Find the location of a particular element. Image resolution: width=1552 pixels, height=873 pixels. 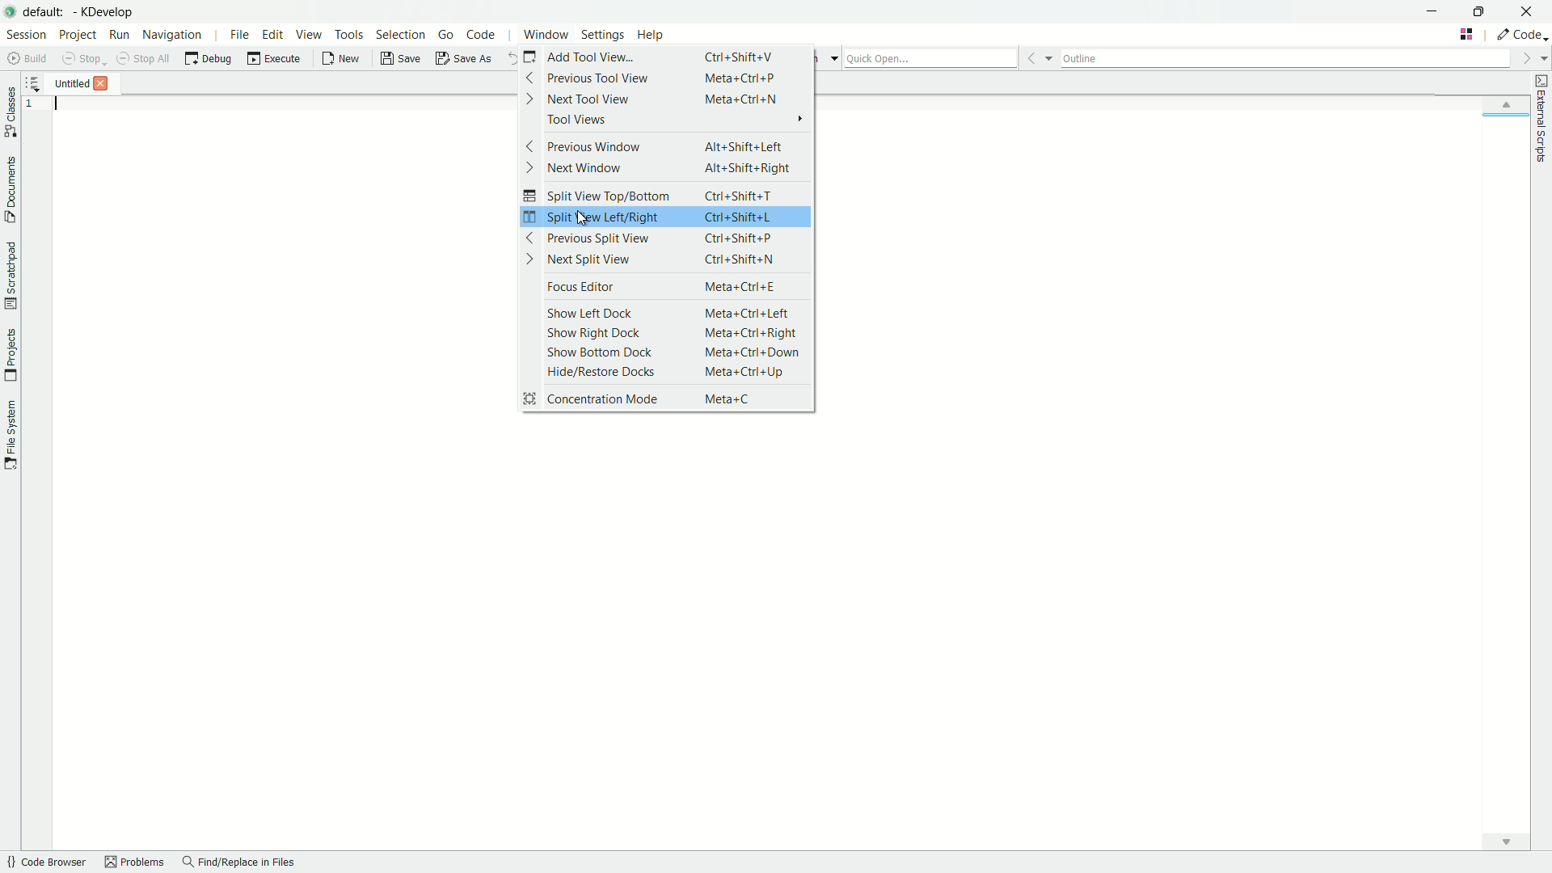

outline bar is located at coordinates (1304, 58).